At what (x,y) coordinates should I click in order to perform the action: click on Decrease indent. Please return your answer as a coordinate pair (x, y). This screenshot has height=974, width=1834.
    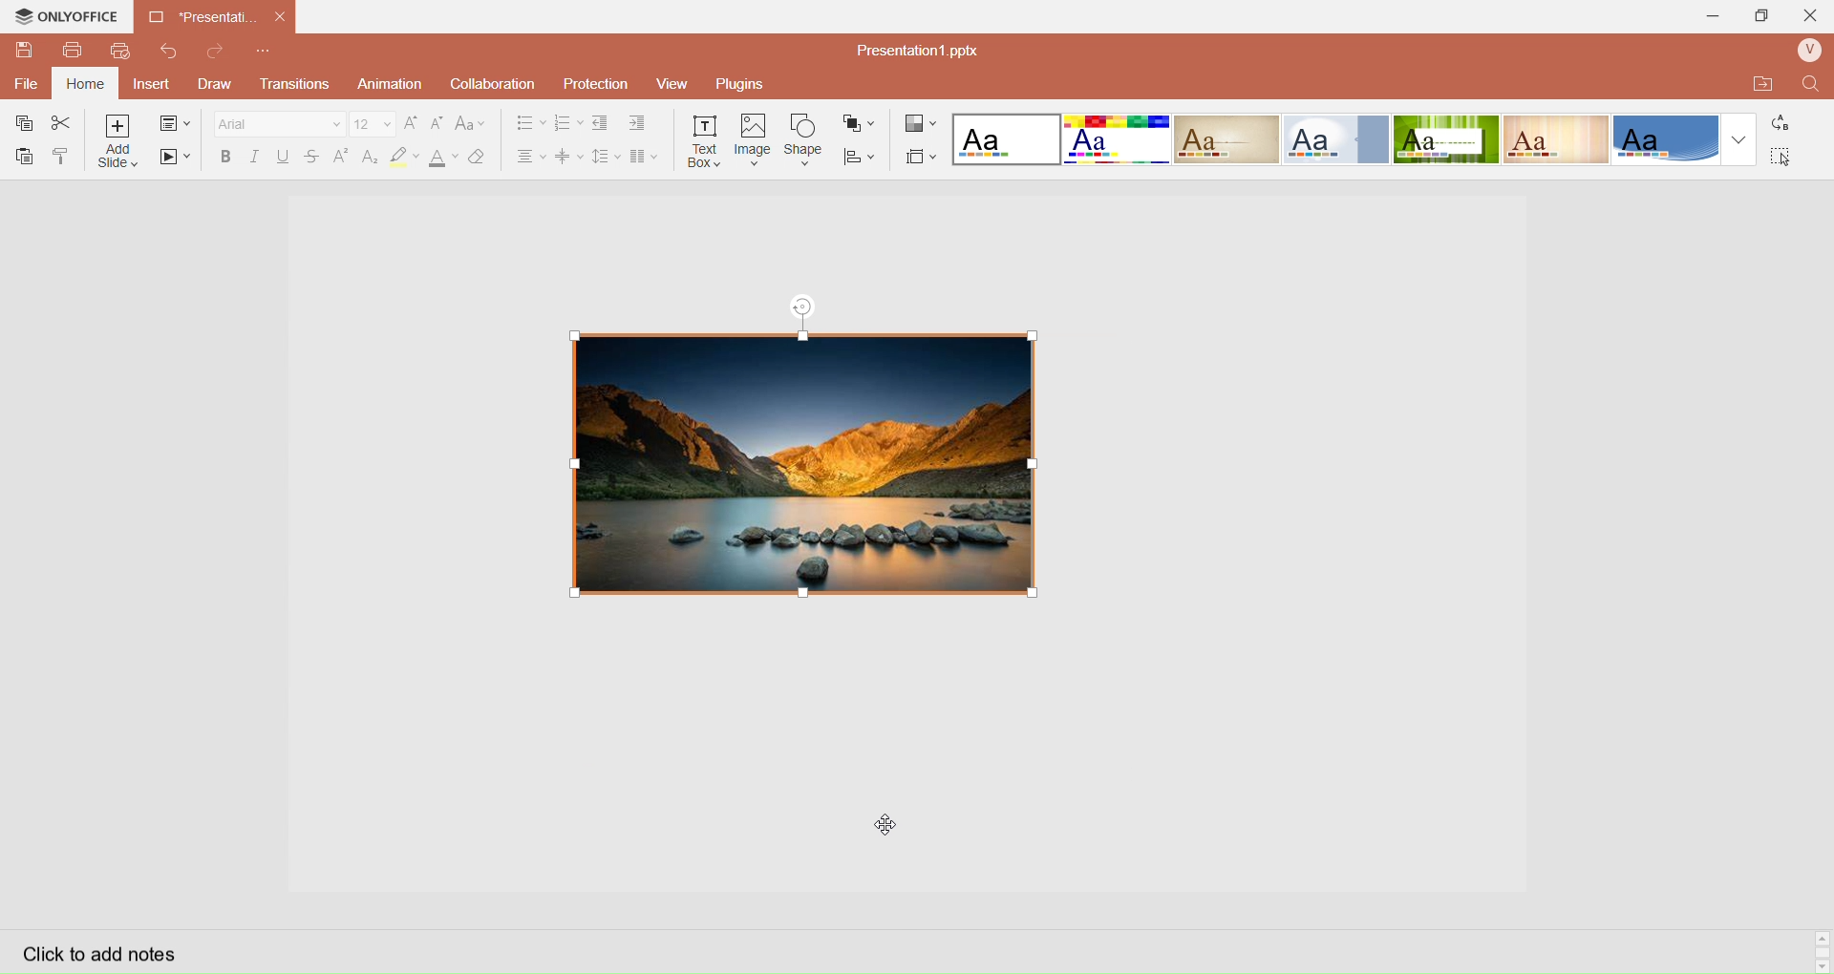
    Looking at the image, I should click on (604, 123).